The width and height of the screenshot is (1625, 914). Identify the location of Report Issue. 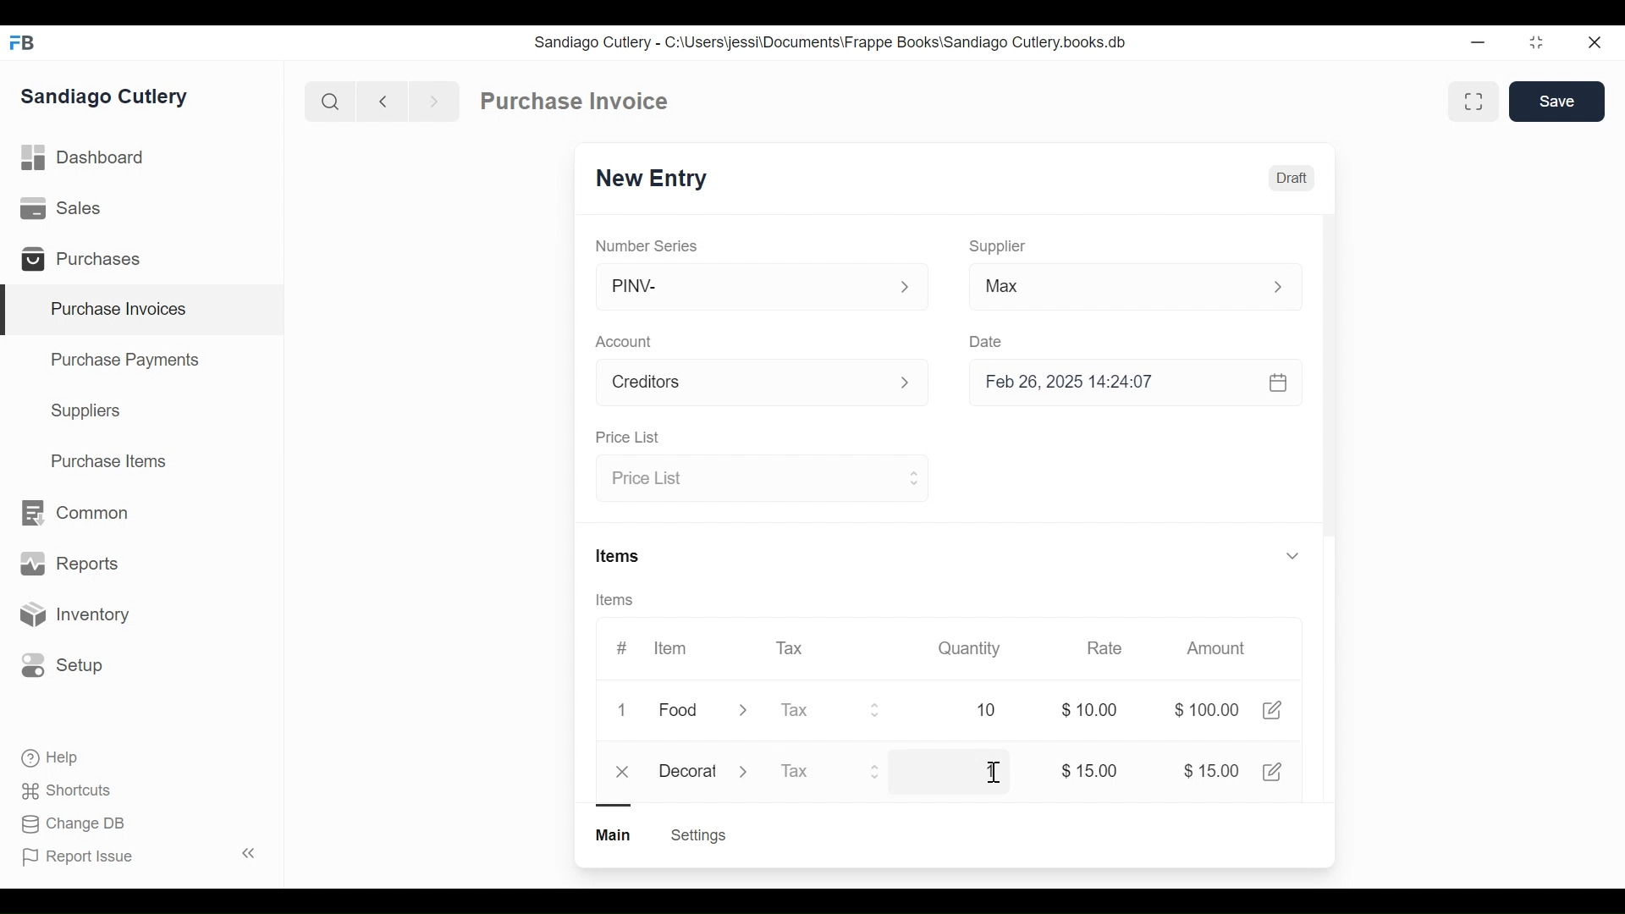
(138, 856).